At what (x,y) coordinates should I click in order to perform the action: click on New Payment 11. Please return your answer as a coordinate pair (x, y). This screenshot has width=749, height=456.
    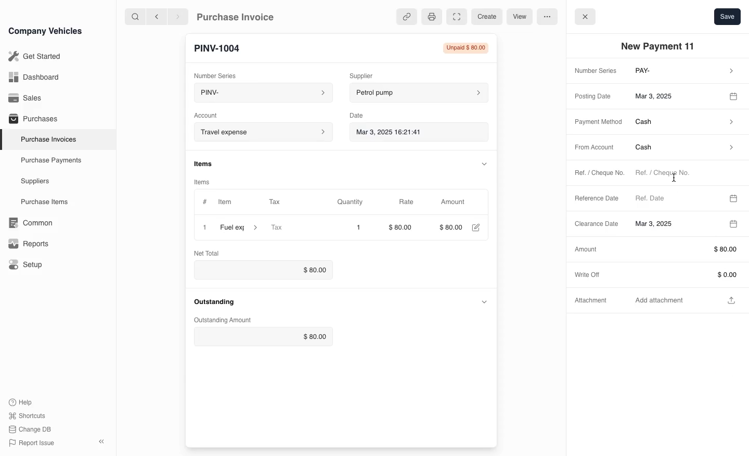
    Looking at the image, I should click on (661, 46).